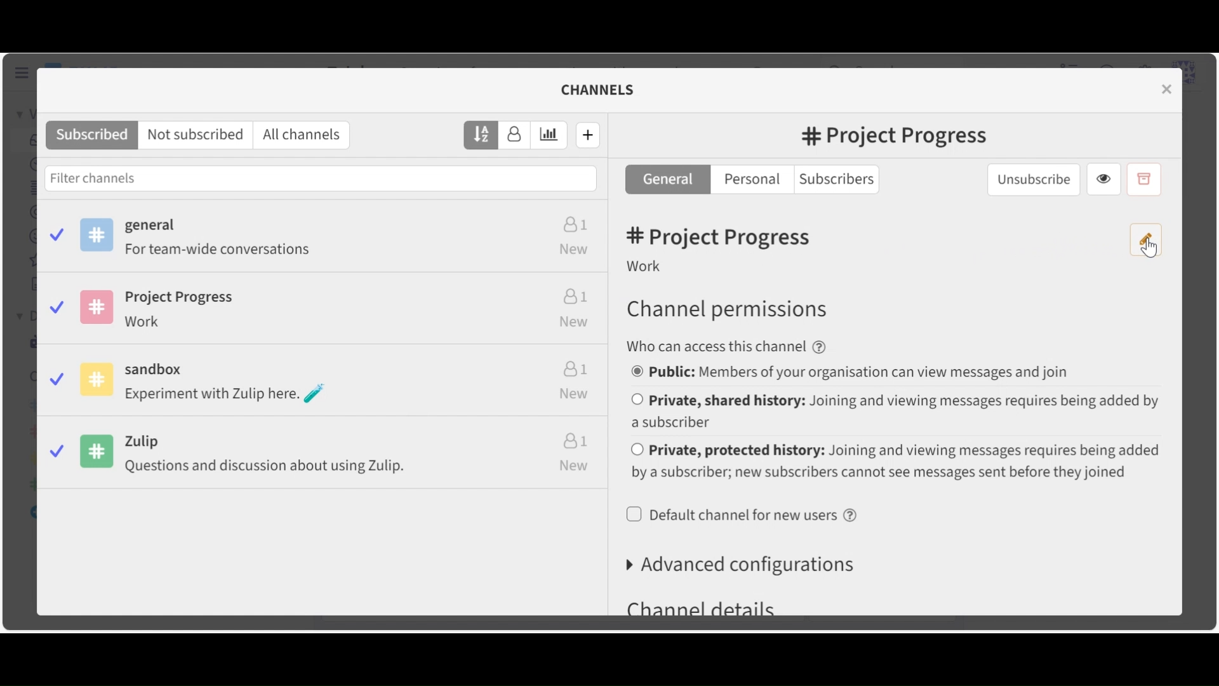 The height and width of the screenshot is (686, 1219). What do you see at coordinates (195, 134) in the screenshot?
I see `Not Subscribed` at bounding box center [195, 134].